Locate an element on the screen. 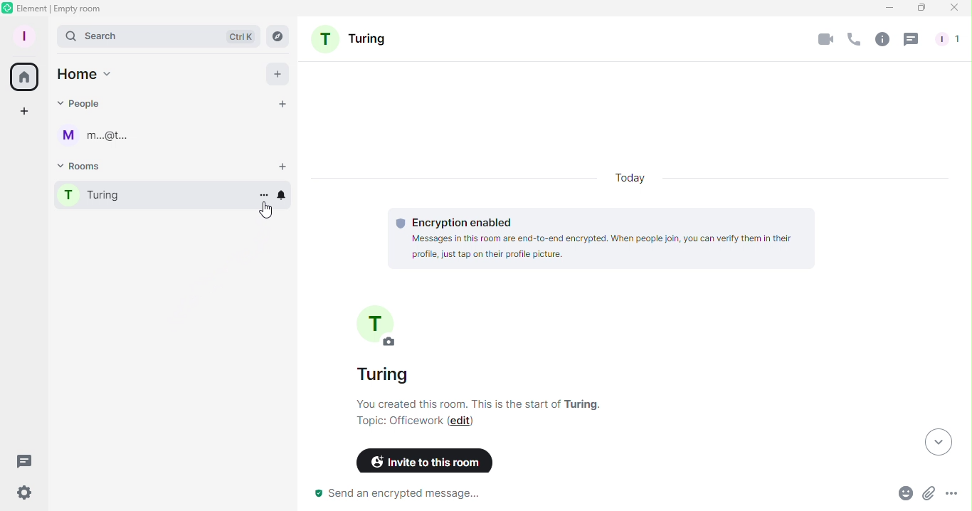 The width and height of the screenshot is (972, 511). Search is located at coordinates (159, 36).